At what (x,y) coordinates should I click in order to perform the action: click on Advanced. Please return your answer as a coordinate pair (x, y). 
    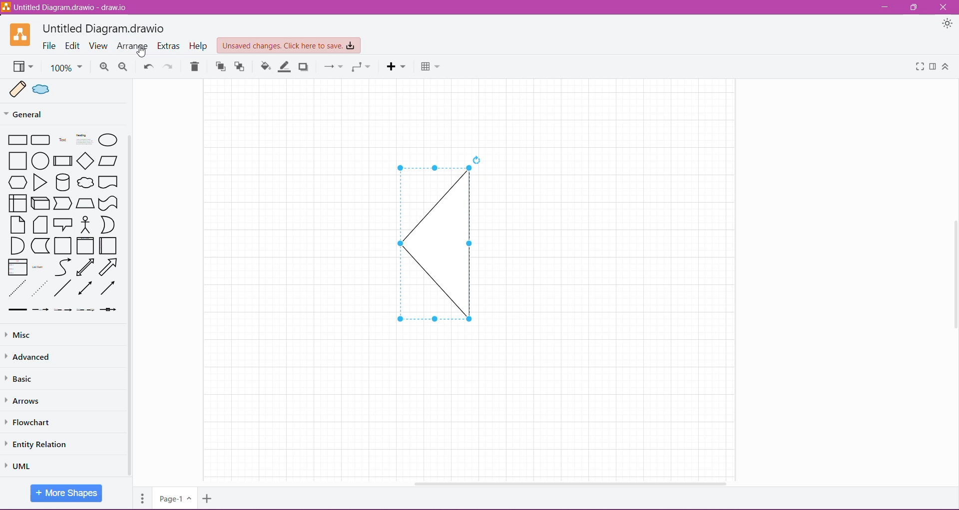
    Looking at the image, I should click on (30, 358).